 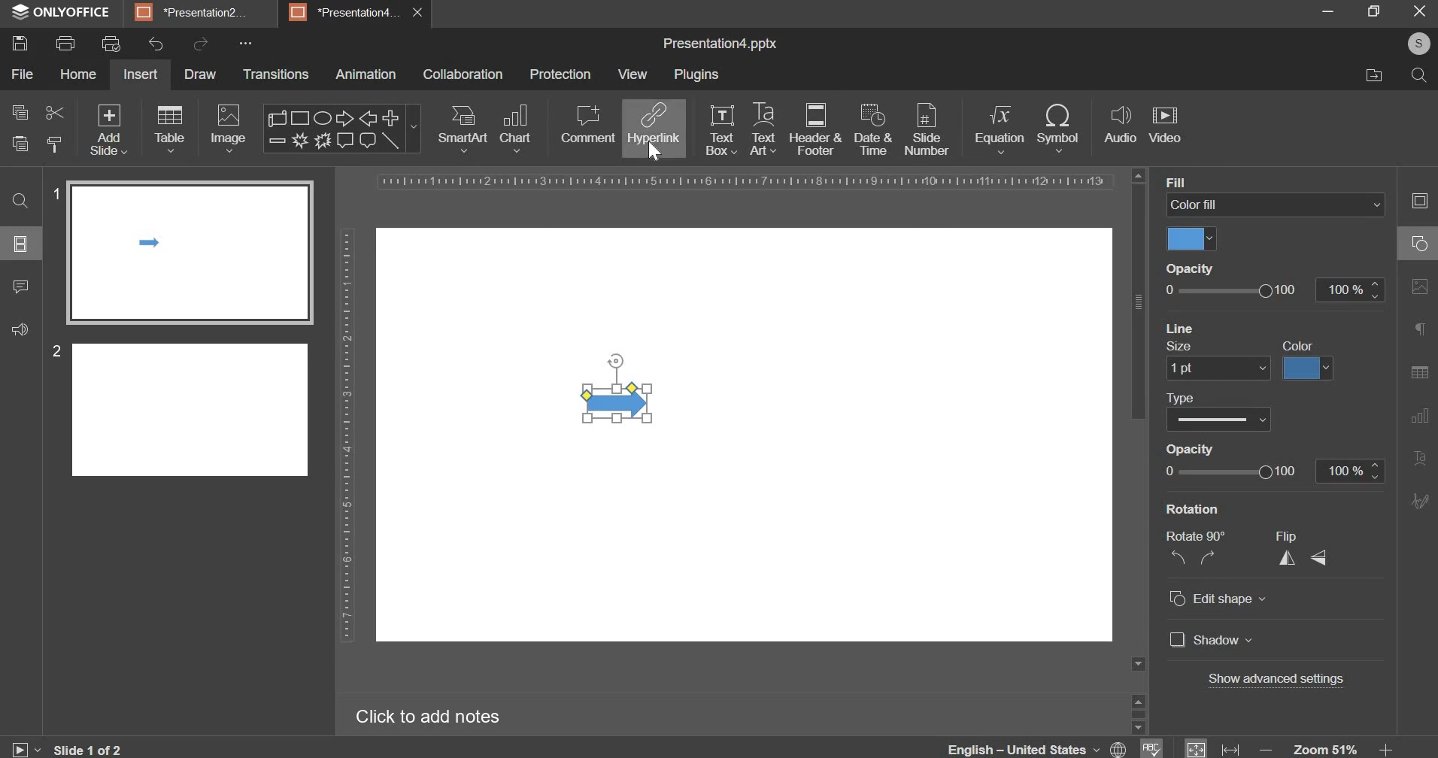 I want to click on print preview, so click(x=111, y=44).